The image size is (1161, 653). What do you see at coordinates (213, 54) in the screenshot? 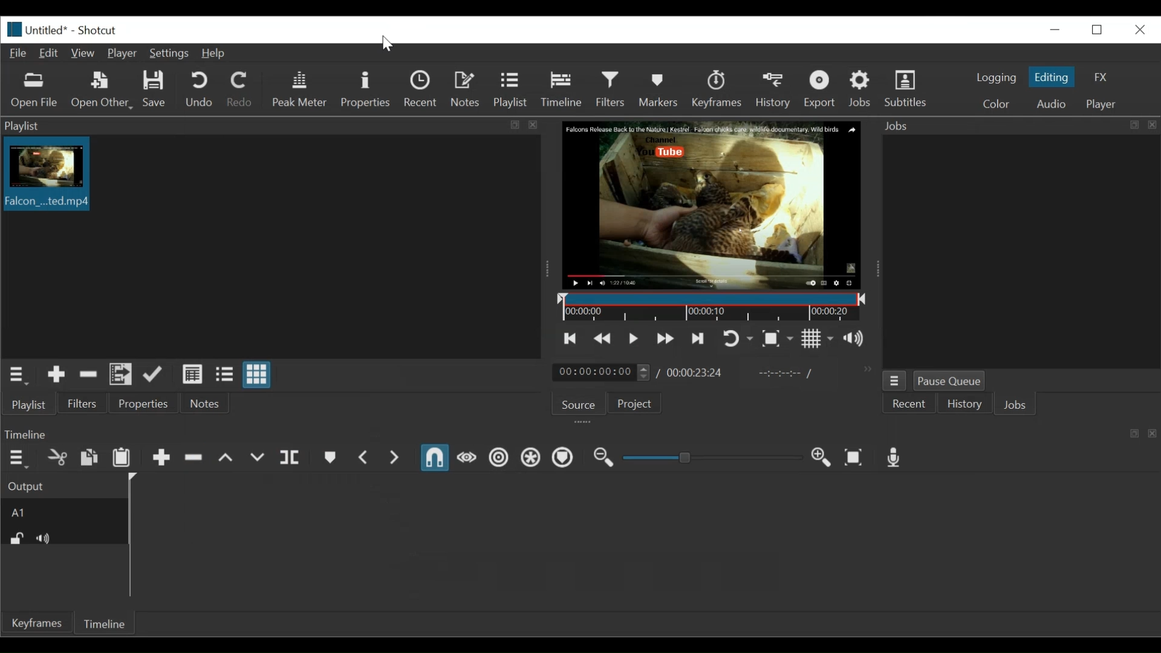
I see `Help` at bounding box center [213, 54].